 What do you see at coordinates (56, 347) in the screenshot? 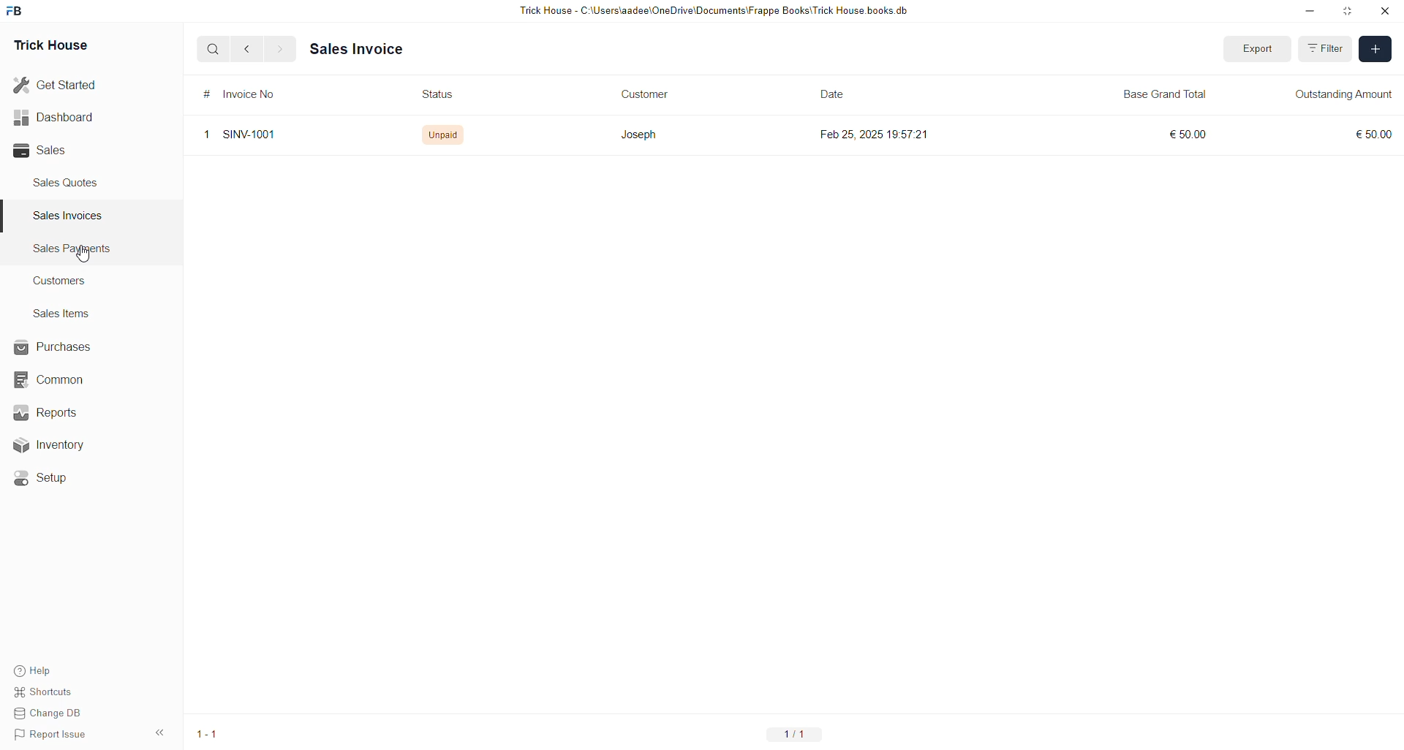
I see `Purchases` at bounding box center [56, 347].